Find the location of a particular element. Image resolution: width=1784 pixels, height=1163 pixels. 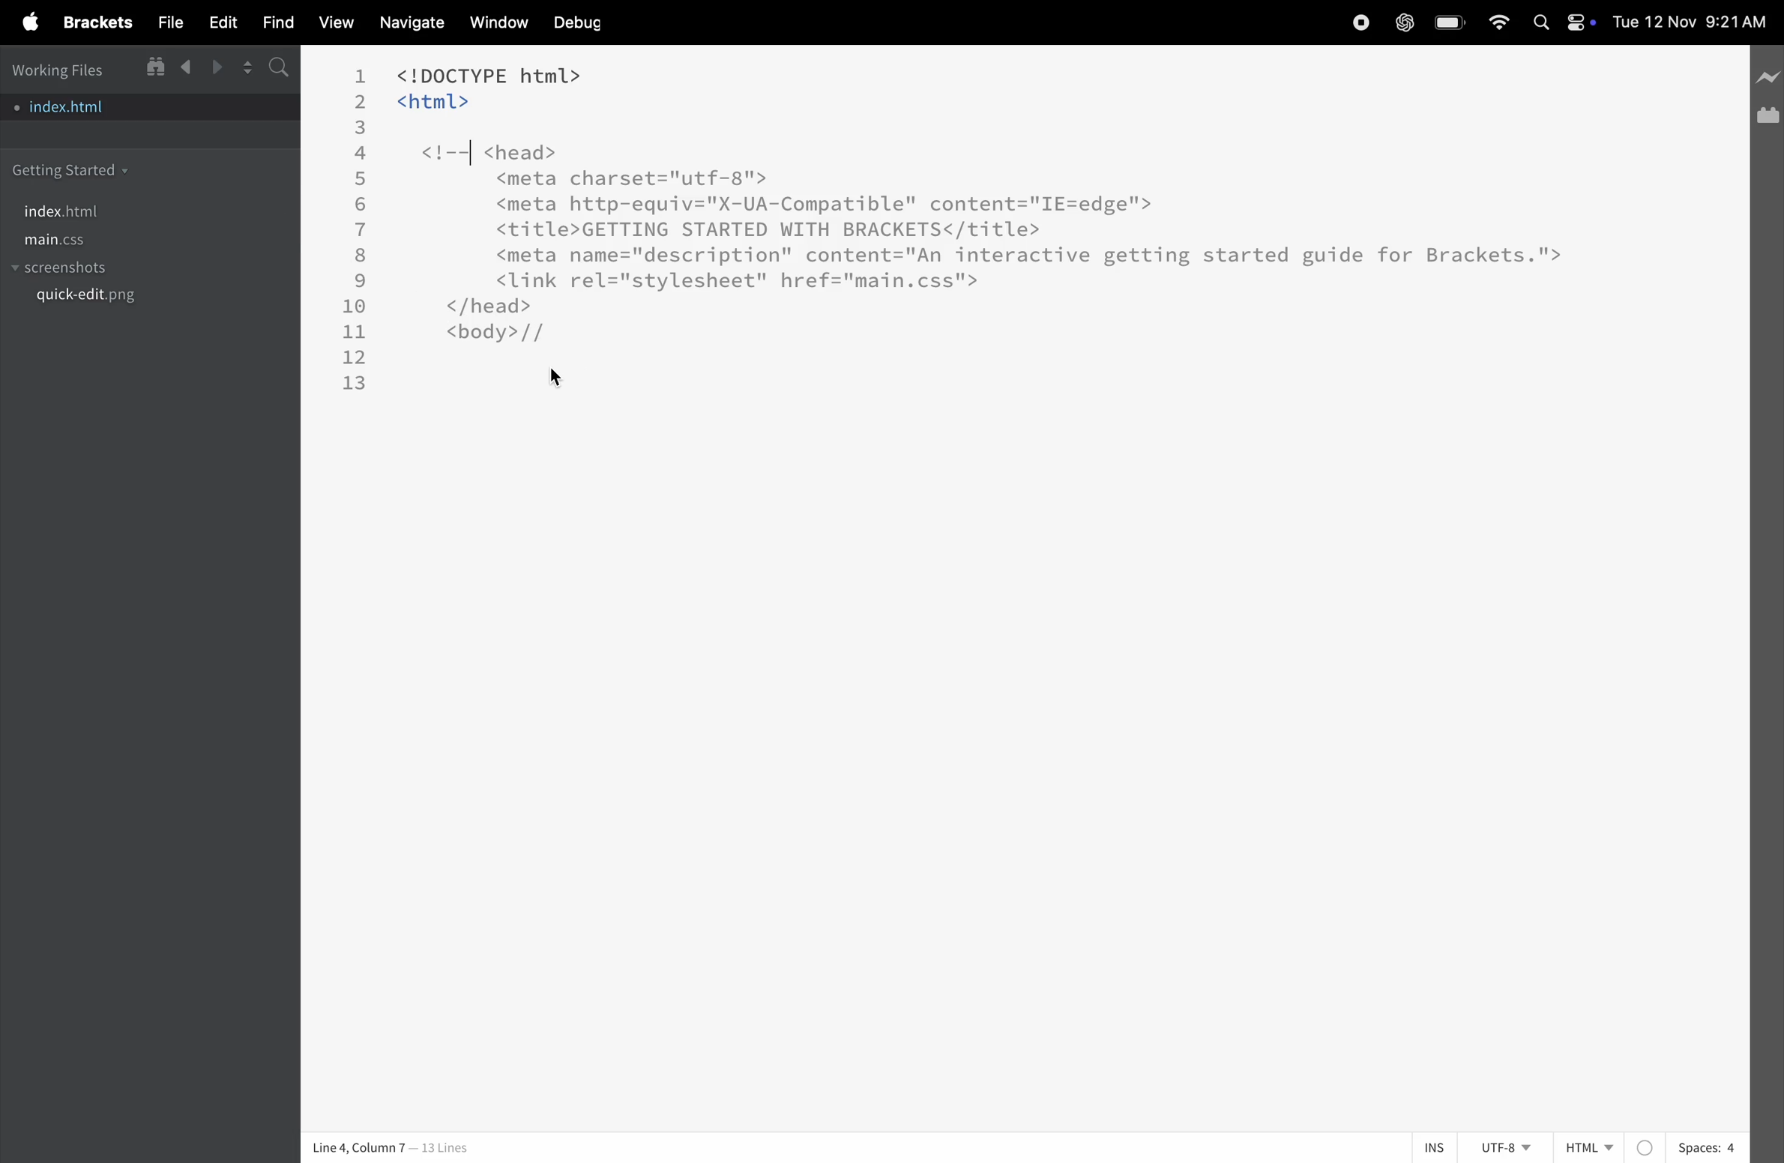

working files is located at coordinates (66, 68).